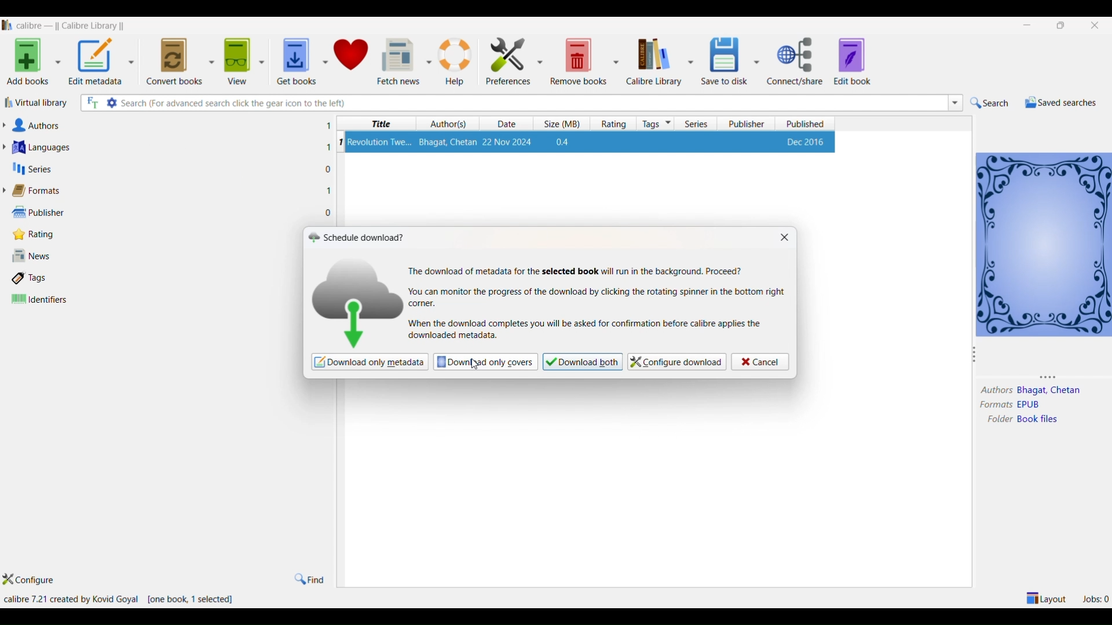 This screenshot has height=625, width=1112. I want to click on 1, so click(328, 148).